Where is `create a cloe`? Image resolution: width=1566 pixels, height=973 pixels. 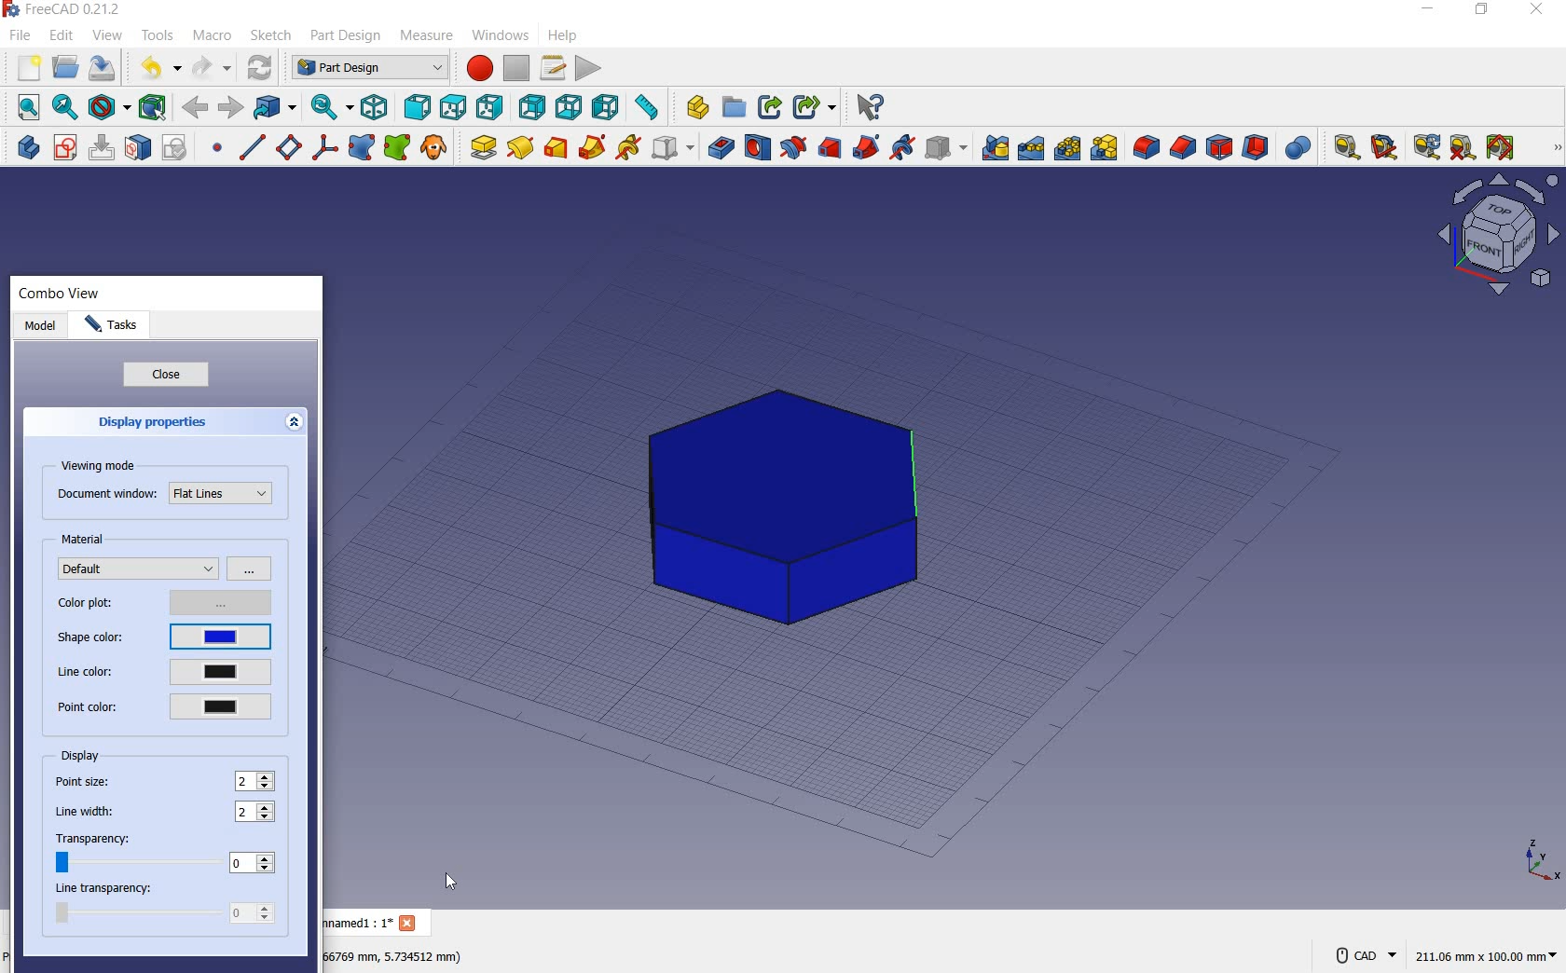
create a cloe is located at coordinates (434, 148).